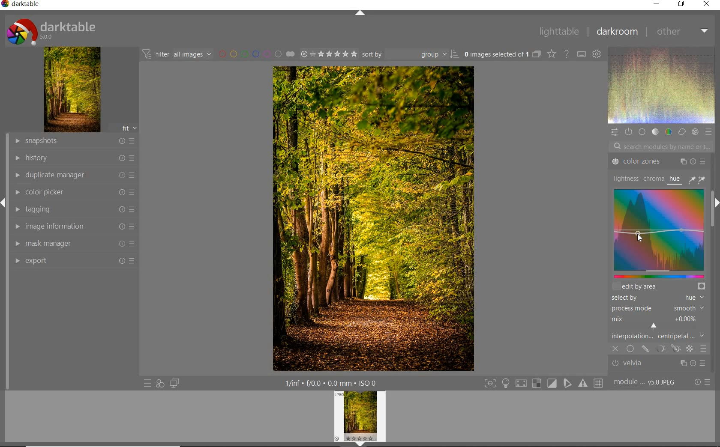 The width and height of the screenshot is (720, 447). I want to click on PRESET , so click(708, 131).